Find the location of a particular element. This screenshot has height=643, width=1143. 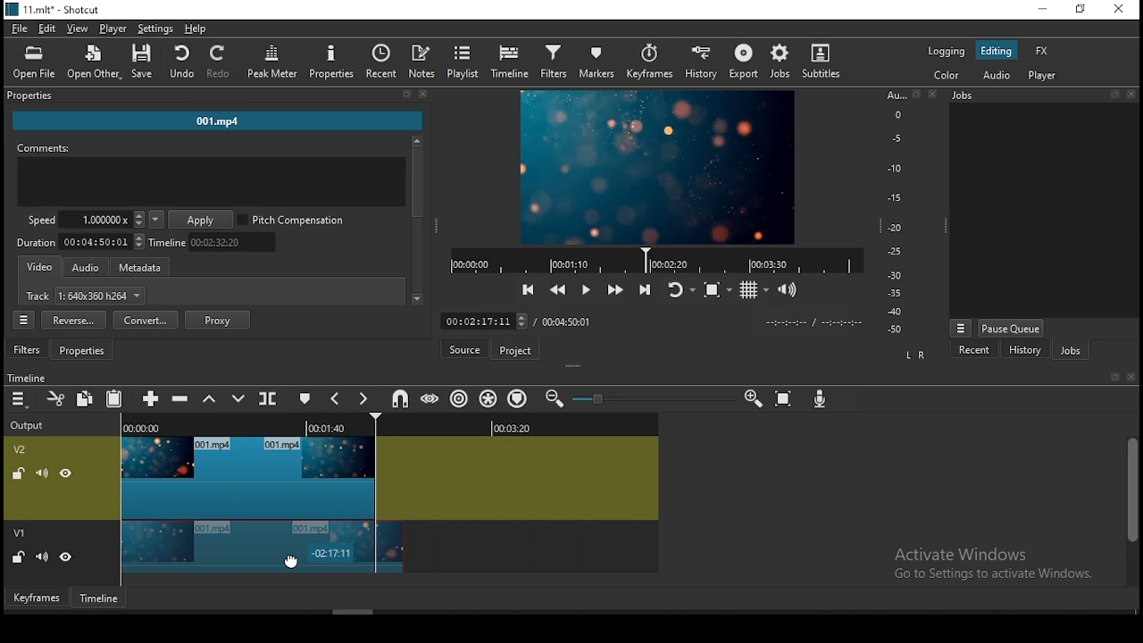

jobs is located at coordinates (784, 62).